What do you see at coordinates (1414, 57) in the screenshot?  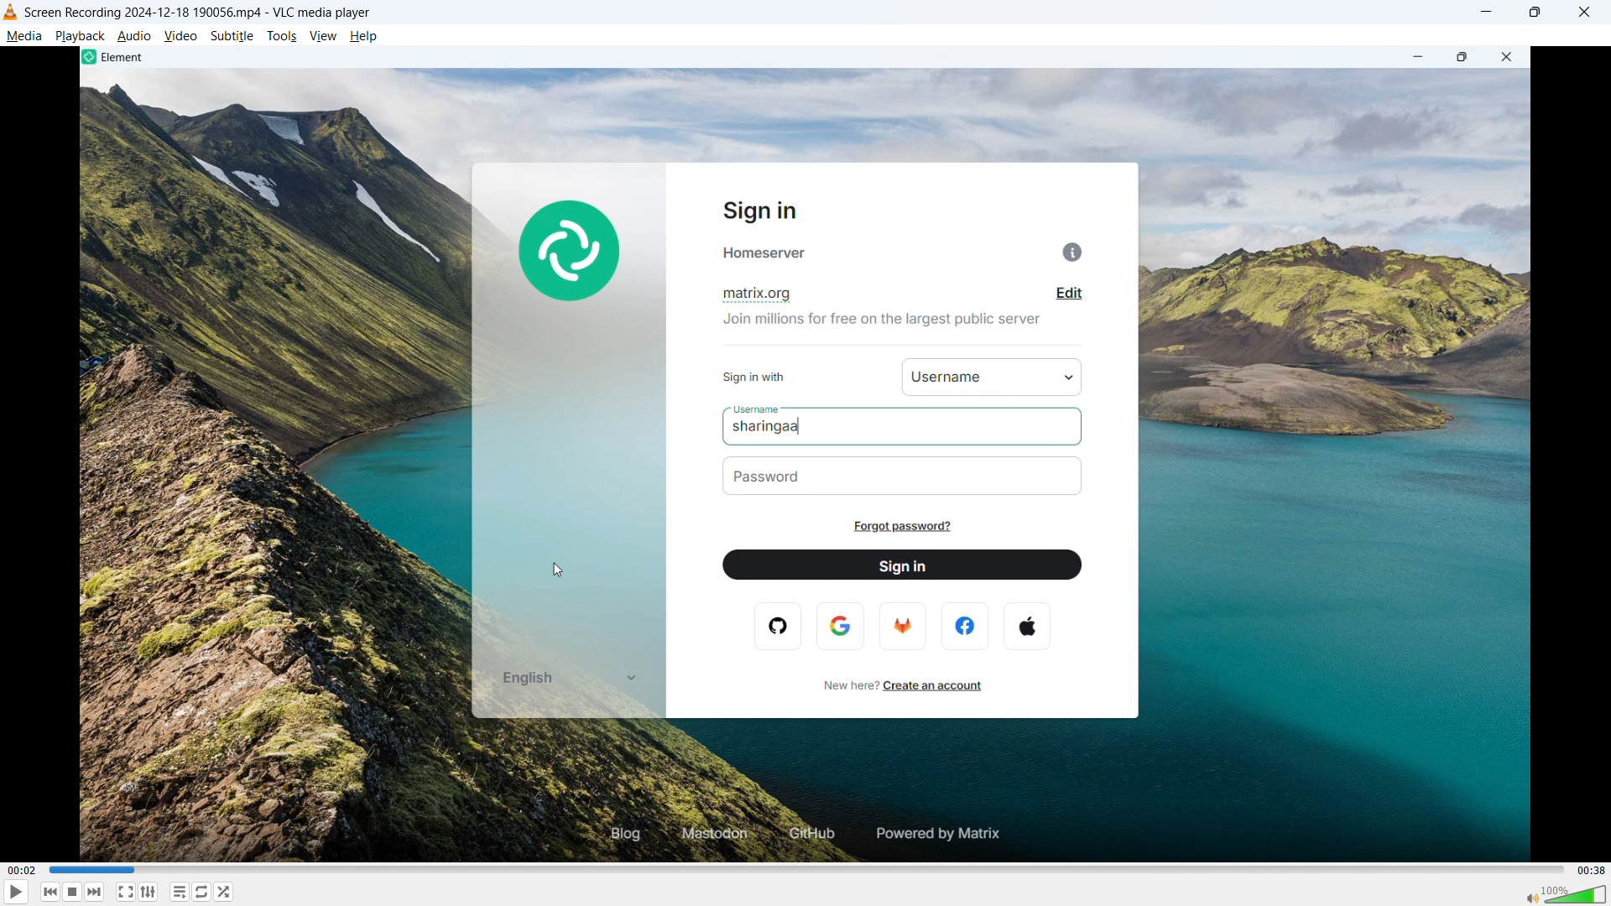 I see `minimize` at bounding box center [1414, 57].